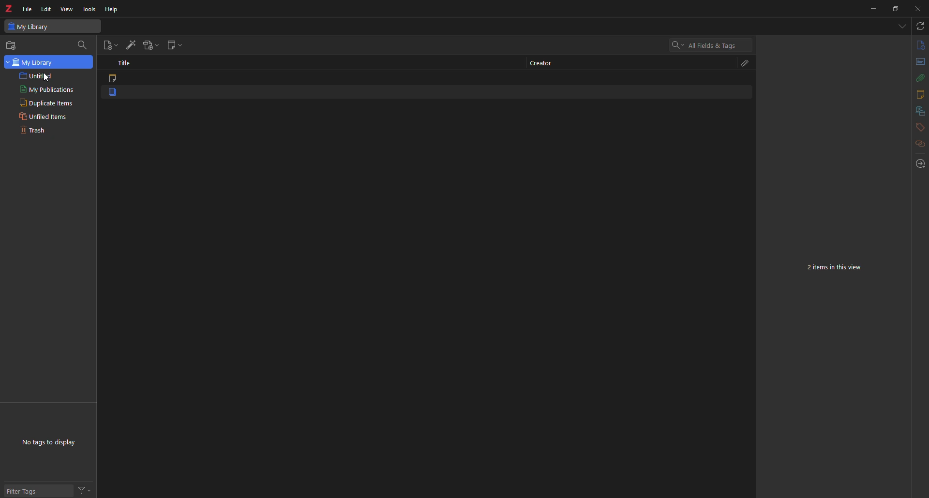 Image resolution: width=929 pixels, height=498 pixels. What do you see at coordinates (921, 27) in the screenshot?
I see `sync` at bounding box center [921, 27].